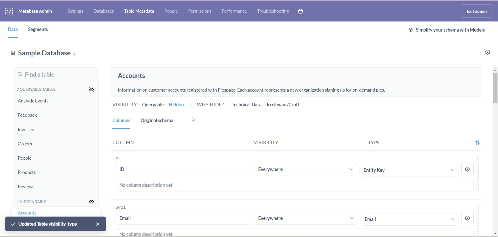 This screenshot has width=498, height=237. I want to click on original schema, so click(160, 123).